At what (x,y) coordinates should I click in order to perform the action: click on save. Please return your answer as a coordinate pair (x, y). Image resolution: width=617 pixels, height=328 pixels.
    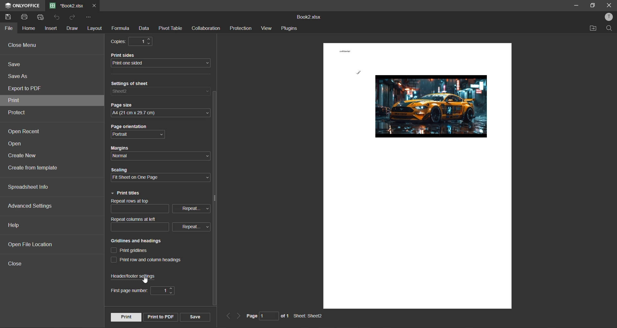
    Looking at the image, I should click on (9, 17).